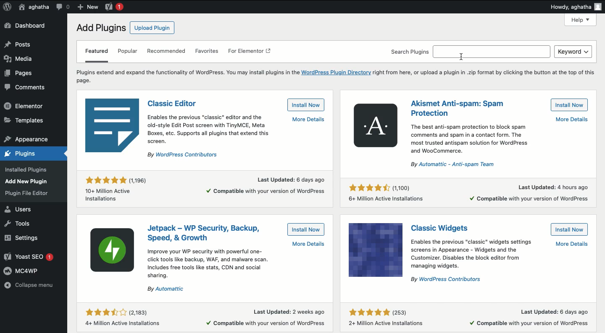 The width and height of the screenshot is (605, 333). Describe the element at coordinates (500, 260) in the screenshot. I see `Enables the previous "classic" widgets settings Mo
screens in Appearance - Widgets and the

Customize. Disables the block editor from

managing widgets.

By WordPress Contributors` at that location.